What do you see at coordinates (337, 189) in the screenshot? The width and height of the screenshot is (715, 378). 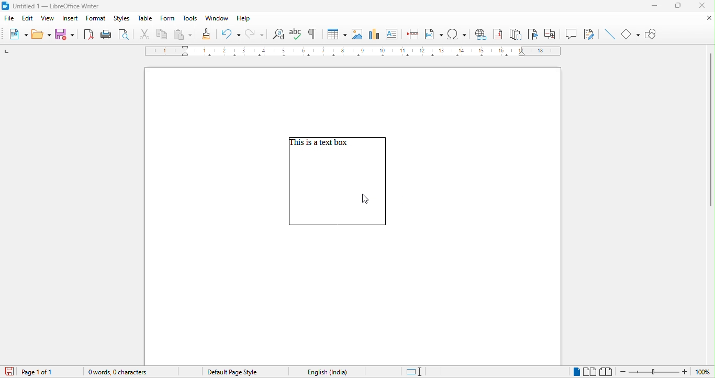 I see `text box ` at bounding box center [337, 189].